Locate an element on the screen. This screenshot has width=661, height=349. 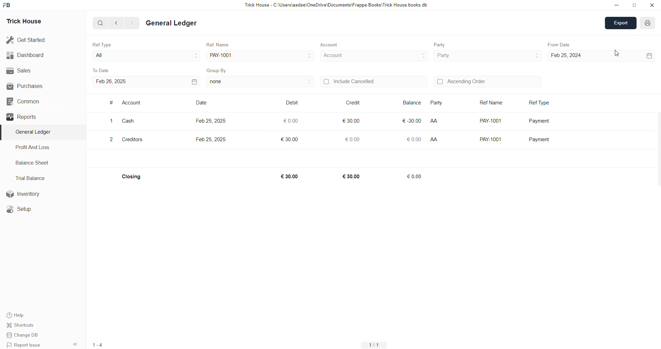
Feb 25,2025 is located at coordinates (212, 138).